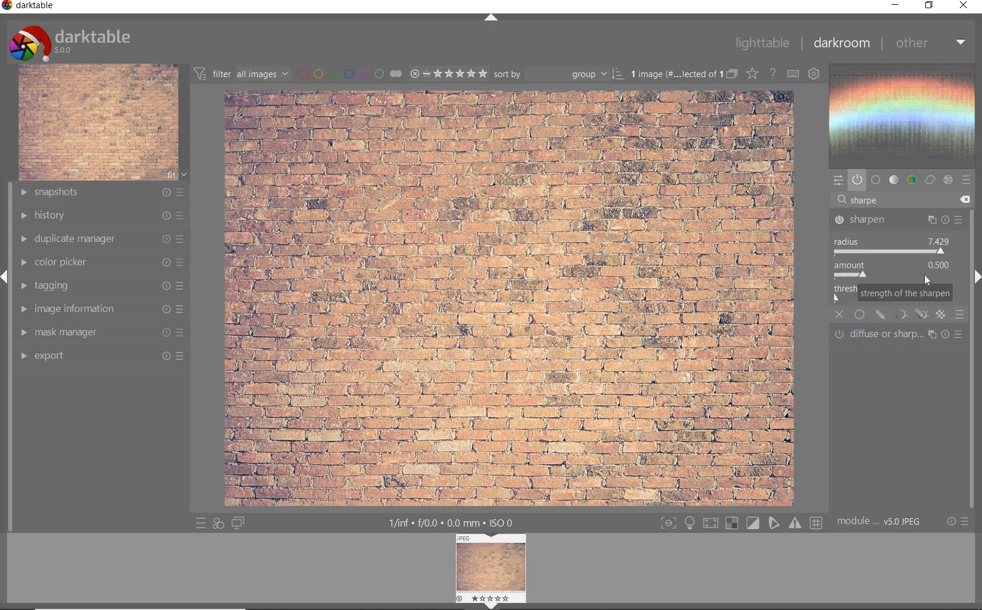 The width and height of the screenshot is (982, 610). Describe the element at coordinates (897, 270) in the screenshot. I see `AMOUNT 0.500` at that location.